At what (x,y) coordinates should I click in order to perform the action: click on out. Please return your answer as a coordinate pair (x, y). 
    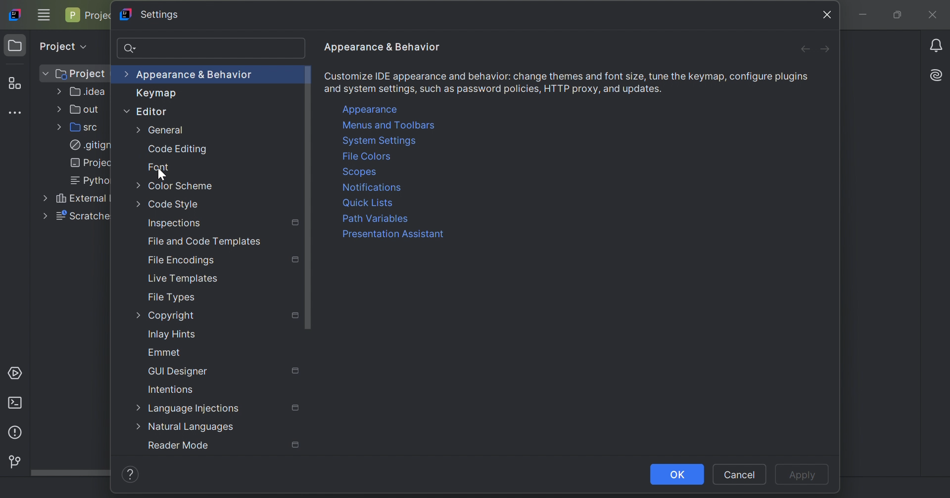
    Looking at the image, I should click on (80, 110).